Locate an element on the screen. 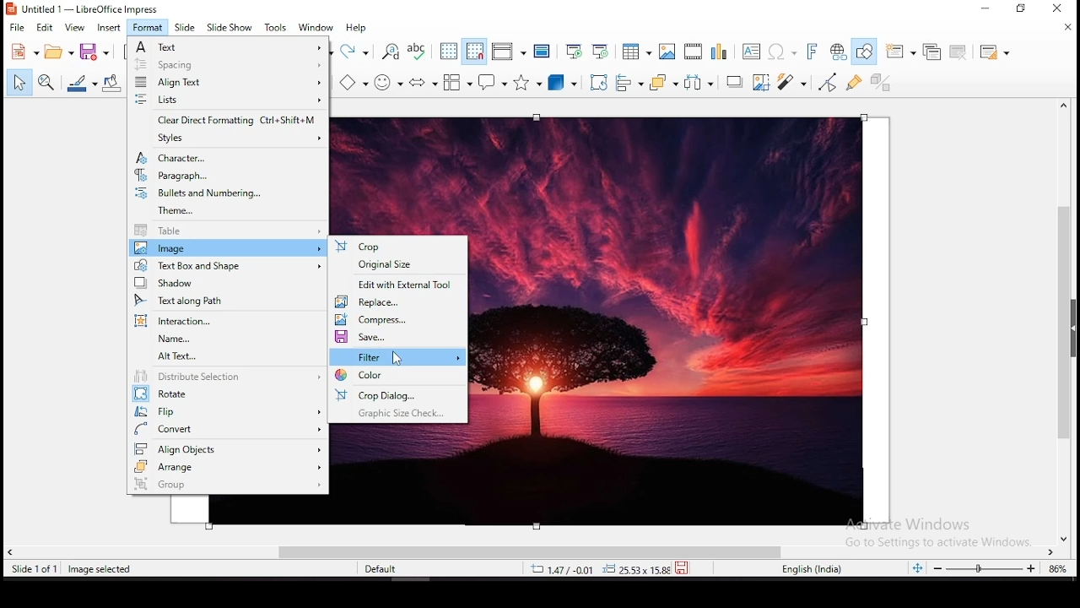 The width and height of the screenshot is (1080, 608). close is located at coordinates (1066, 27).